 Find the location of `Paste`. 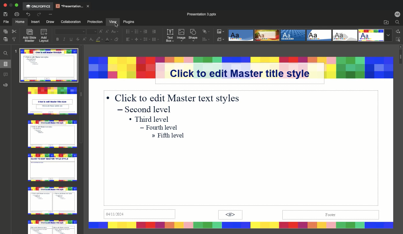

Paste is located at coordinates (6, 40).